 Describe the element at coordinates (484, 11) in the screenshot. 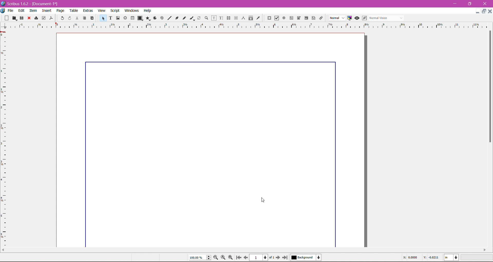

I see `Restore Down Document` at that location.